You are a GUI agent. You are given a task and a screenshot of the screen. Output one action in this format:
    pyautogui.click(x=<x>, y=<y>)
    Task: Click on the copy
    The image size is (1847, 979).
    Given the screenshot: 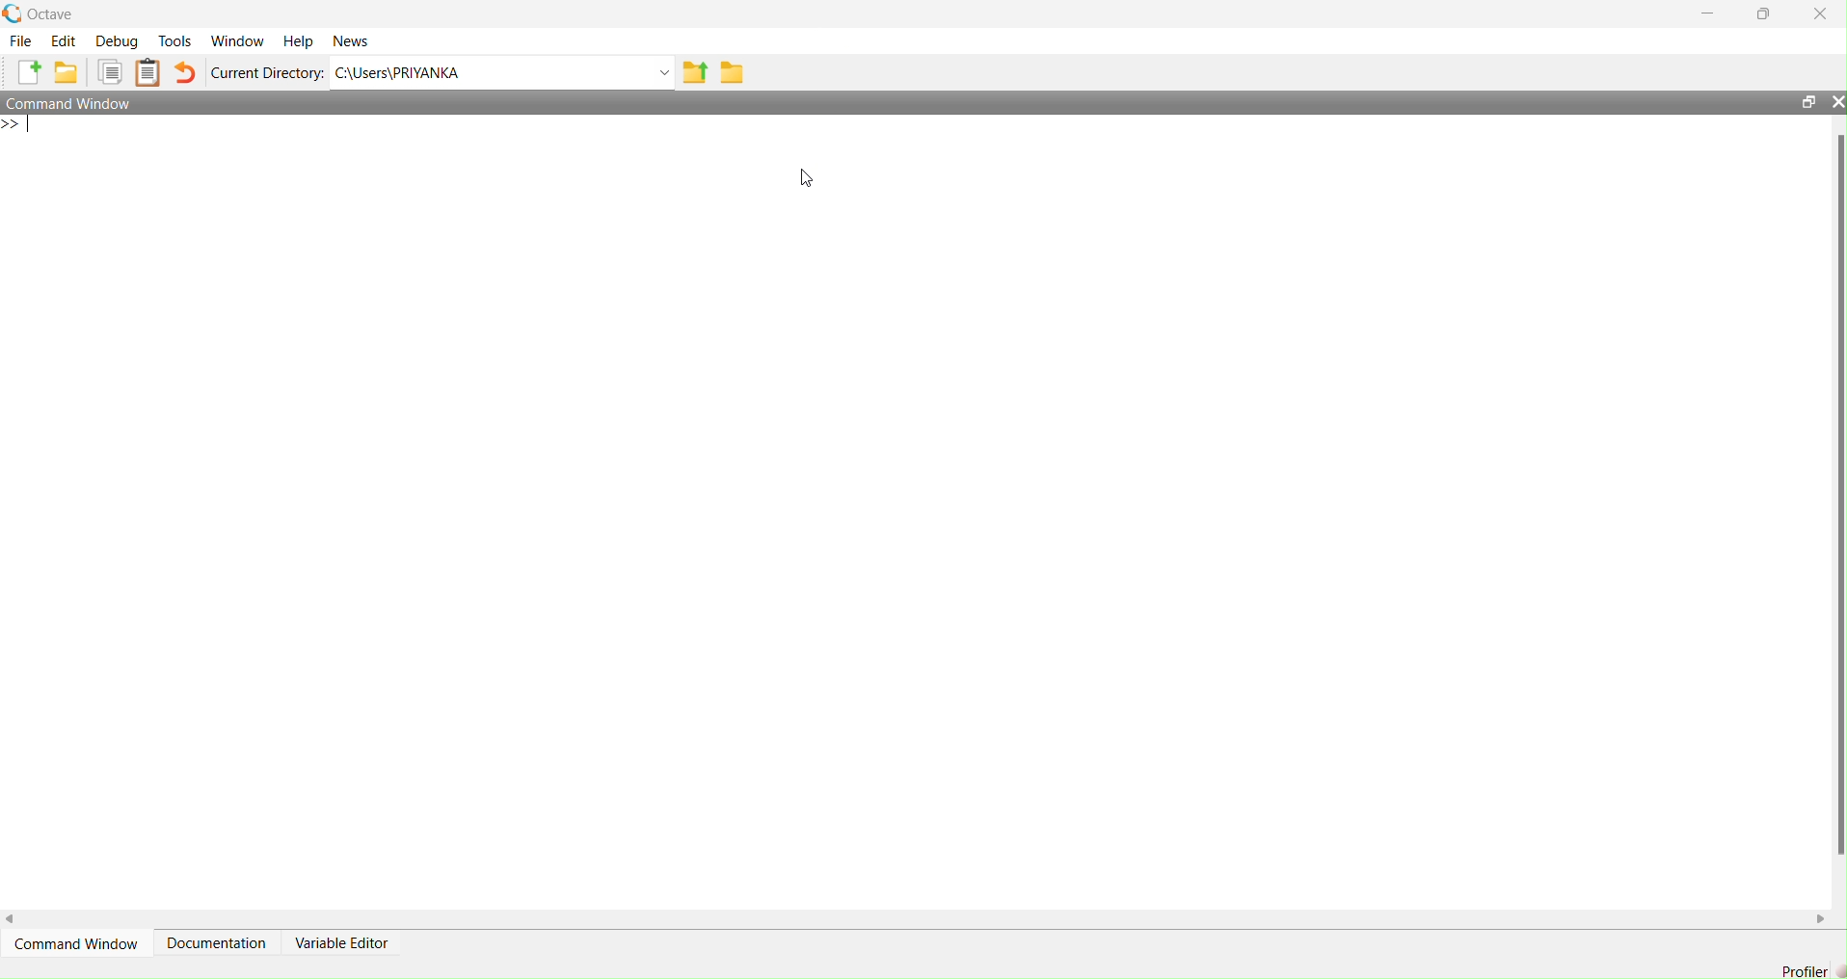 What is the action you would take?
    pyautogui.click(x=105, y=72)
    